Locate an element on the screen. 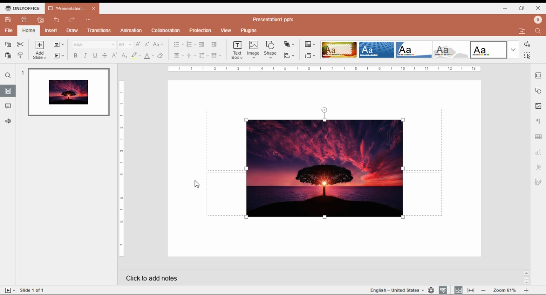 Image resolution: width=546 pixels, height=295 pixels. quick print is located at coordinates (40, 19).